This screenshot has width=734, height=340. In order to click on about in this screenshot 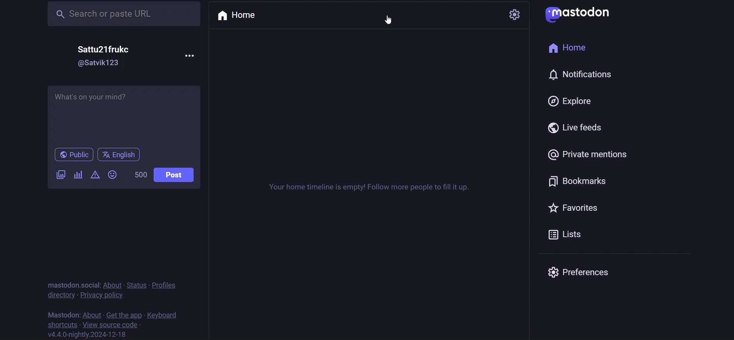, I will do `click(92, 313)`.